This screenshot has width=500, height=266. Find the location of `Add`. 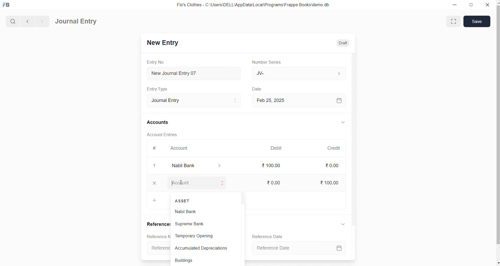

Add is located at coordinates (156, 200).